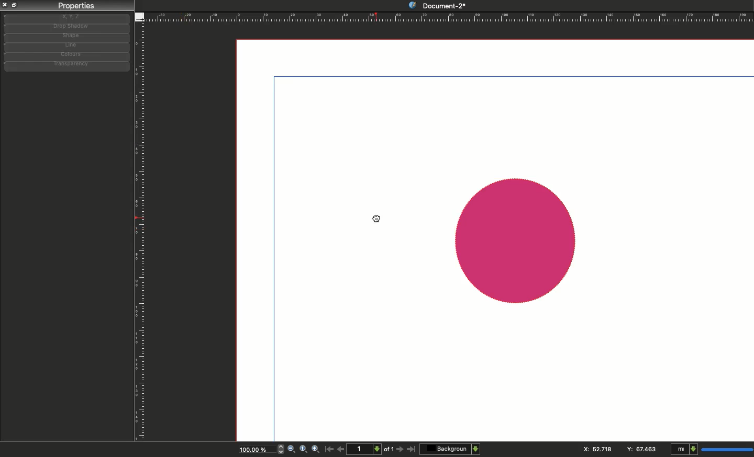 Image resolution: width=754 pixels, height=457 pixels. I want to click on Next page, so click(401, 450).